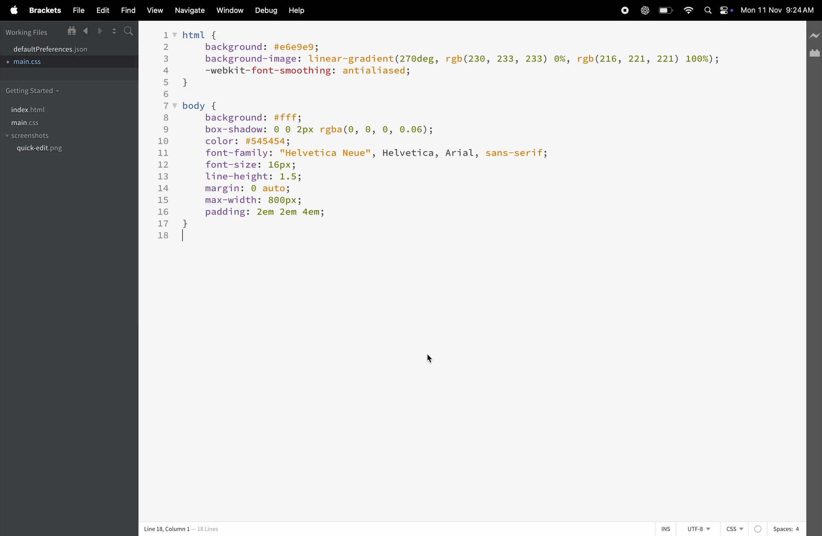 This screenshot has height=536, width=822. Describe the element at coordinates (454, 138) in the screenshot. I see `html {
background: #e6e9e9;
background-image: linear-gradient(276deg, rgb(230, 233, 233) 0%, rgh(216, 221, 221) 100%);
-webkit-font-smoothing: antialiased;
}
body {
background: #fff;
box-shadow: © © 2px rgba(0, 0, 0, 0.06);
color: #545454;
font-family: "Helvetica Neue", Helvetica, Arial, sans-serif;
font-size: 16px;
line-height: 1.5;
margin: 0 auto;
max-width: 800px;
padding: 2em 2em 4em;
}
|` at that location.